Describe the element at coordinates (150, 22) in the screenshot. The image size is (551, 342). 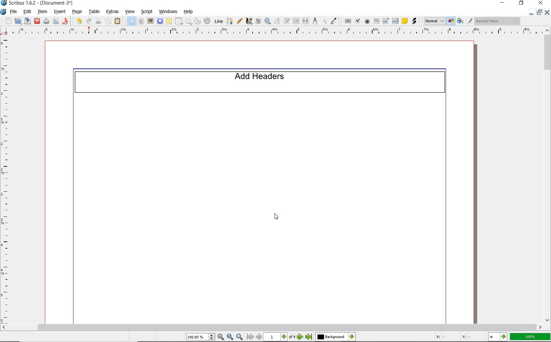
I see `image frame` at that location.